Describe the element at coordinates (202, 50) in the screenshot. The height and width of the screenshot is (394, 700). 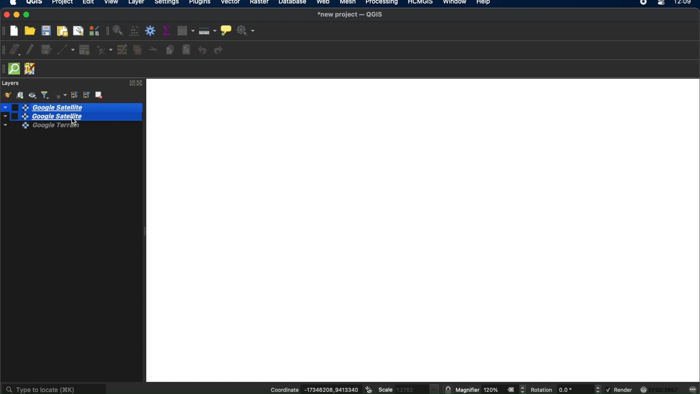
I see `undo` at that location.